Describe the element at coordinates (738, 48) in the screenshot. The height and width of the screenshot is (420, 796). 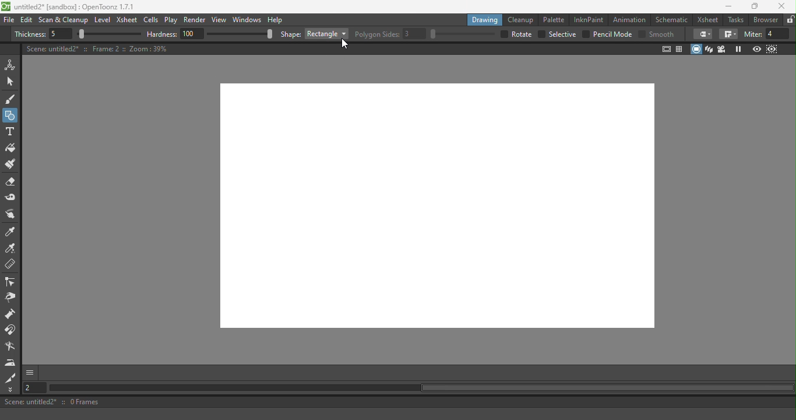
I see `Freeze` at that location.